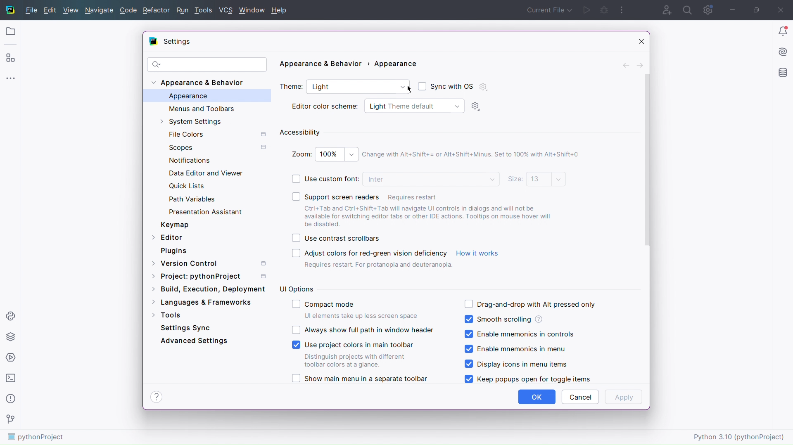 The width and height of the screenshot is (793, 445). I want to click on Scopes, so click(216, 147).